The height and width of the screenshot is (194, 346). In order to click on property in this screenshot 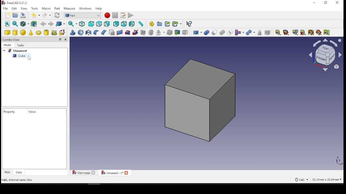, I will do `click(9, 111)`.